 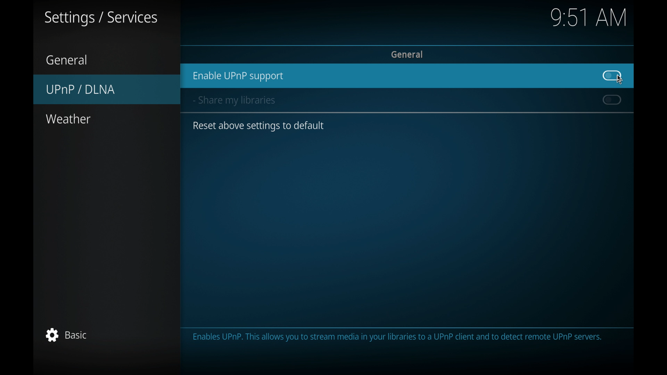 What do you see at coordinates (612, 76) in the screenshot?
I see `toggle button` at bounding box center [612, 76].